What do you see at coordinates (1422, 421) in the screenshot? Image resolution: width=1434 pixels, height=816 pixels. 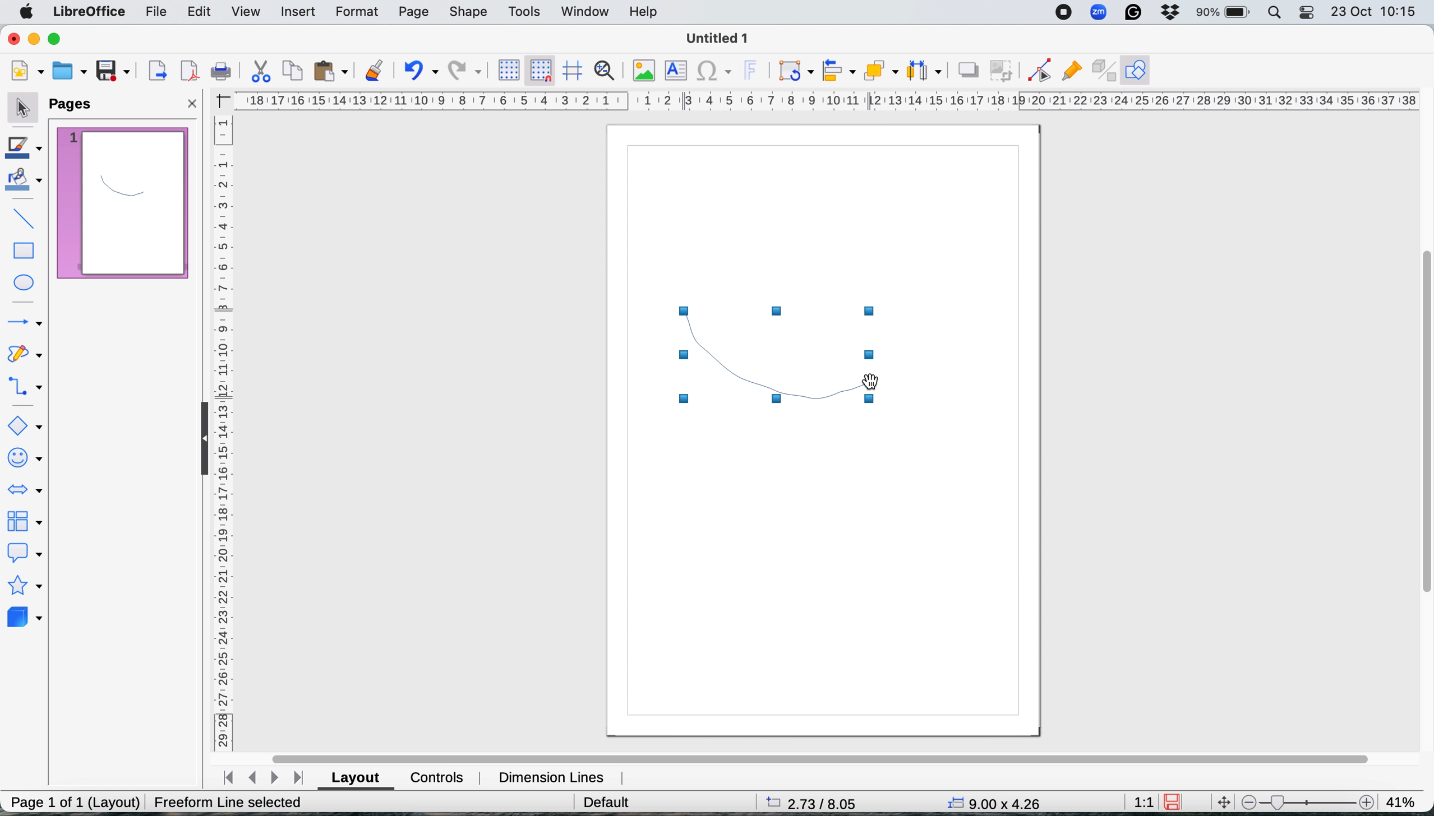 I see `vertical scroll bar` at bounding box center [1422, 421].